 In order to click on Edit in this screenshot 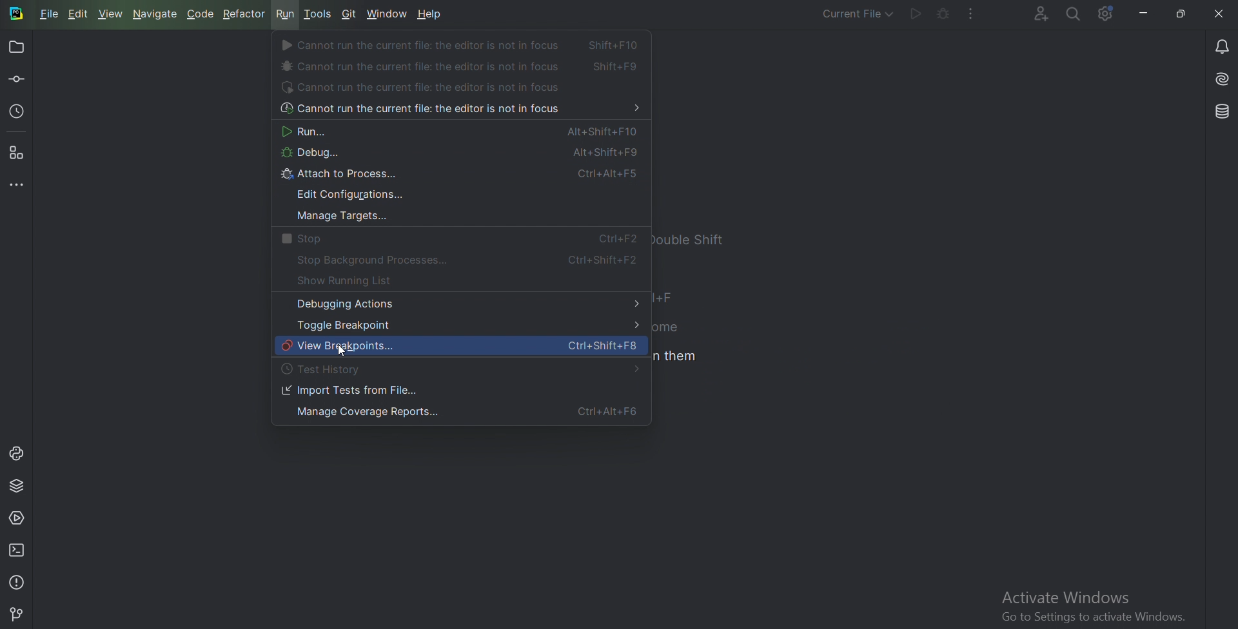, I will do `click(79, 14)`.